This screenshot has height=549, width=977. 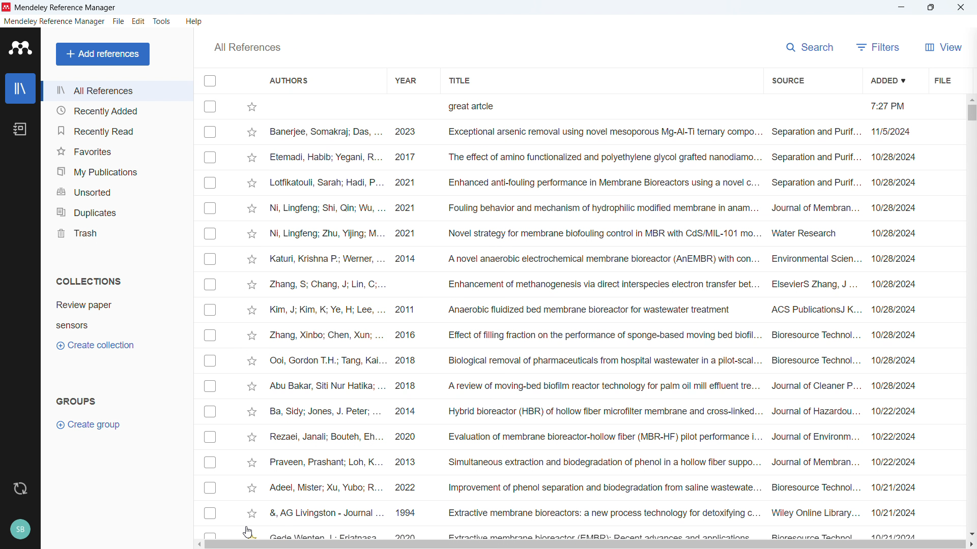 What do you see at coordinates (116, 131) in the screenshot?
I see `Recently read ` at bounding box center [116, 131].